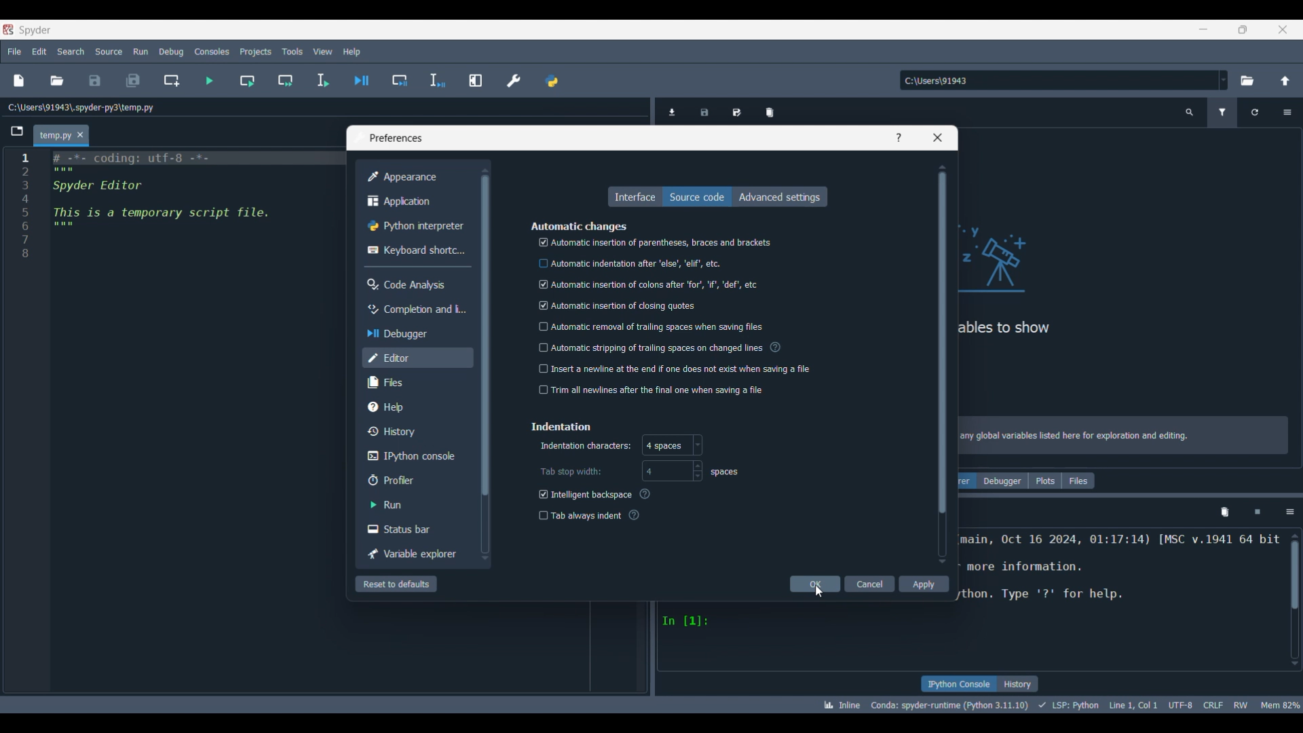 This screenshot has height=733, width=1303. What do you see at coordinates (655, 390) in the screenshot?
I see `trim all newlines after the final one when saving a file` at bounding box center [655, 390].